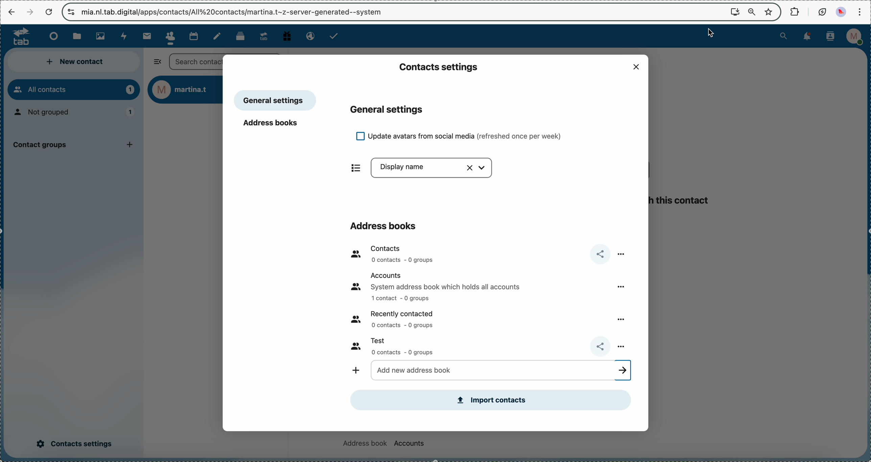 The width and height of the screenshot is (871, 462). What do you see at coordinates (734, 12) in the screenshot?
I see `install Nextcloud` at bounding box center [734, 12].